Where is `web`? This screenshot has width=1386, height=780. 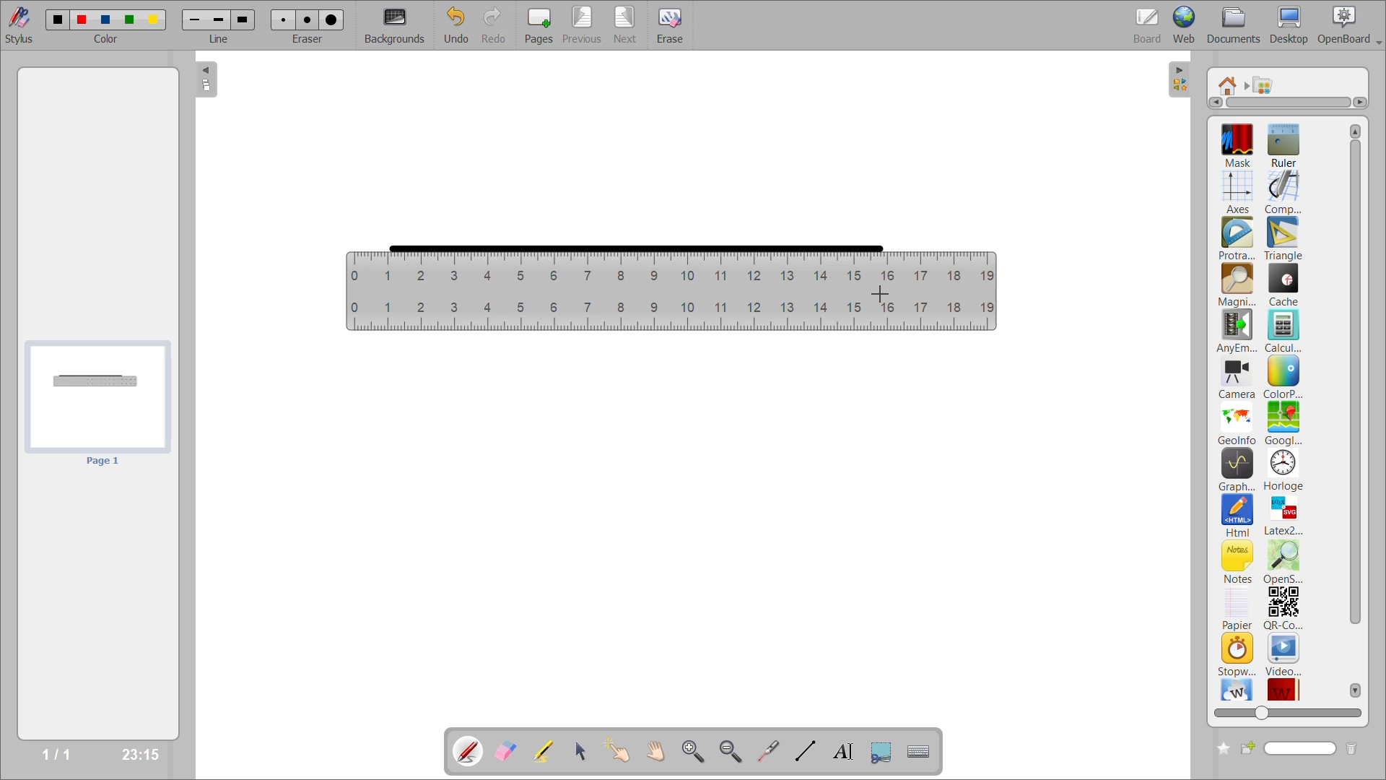
web is located at coordinates (1186, 24).